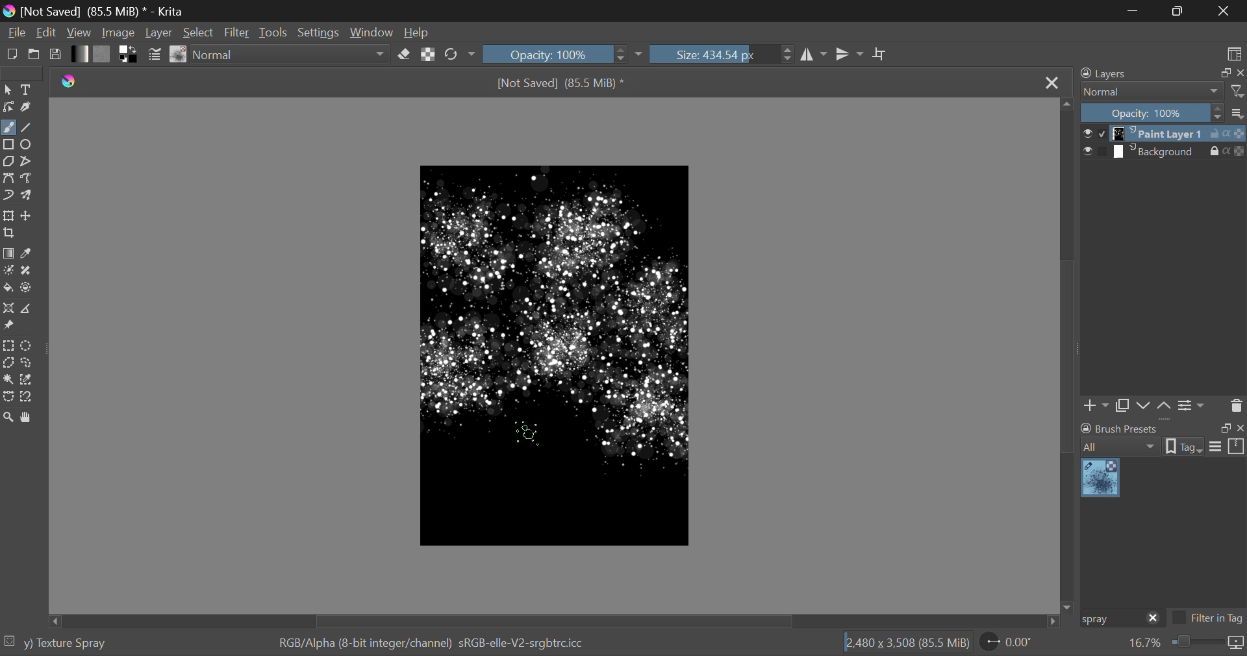 The width and height of the screenshot is (1247, 656). Describe the element at coordinates (8, 309) in the screenshot. I see `Assistant Tool` at that location.